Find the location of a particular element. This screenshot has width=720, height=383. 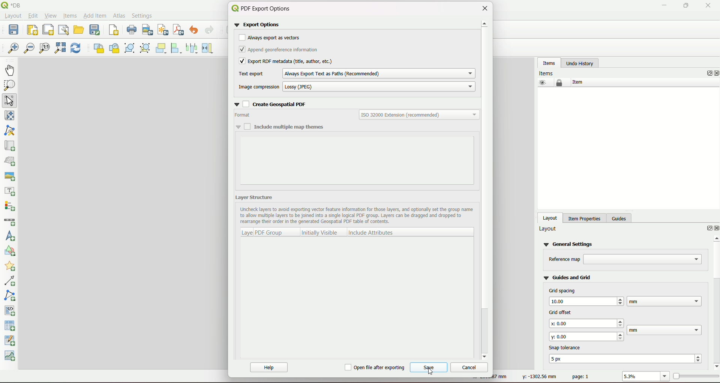

pan layout is located at coordinates (10, 70).